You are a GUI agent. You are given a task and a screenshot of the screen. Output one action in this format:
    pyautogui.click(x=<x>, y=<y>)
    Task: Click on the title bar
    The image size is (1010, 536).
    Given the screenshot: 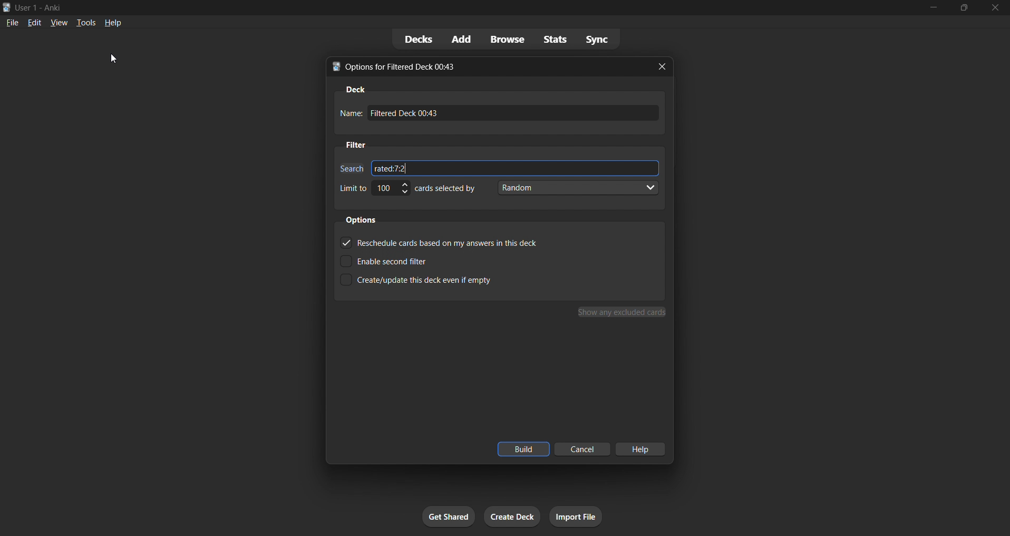 What is the action you would take?
    pyautogui.click(x=434, y=8)
    